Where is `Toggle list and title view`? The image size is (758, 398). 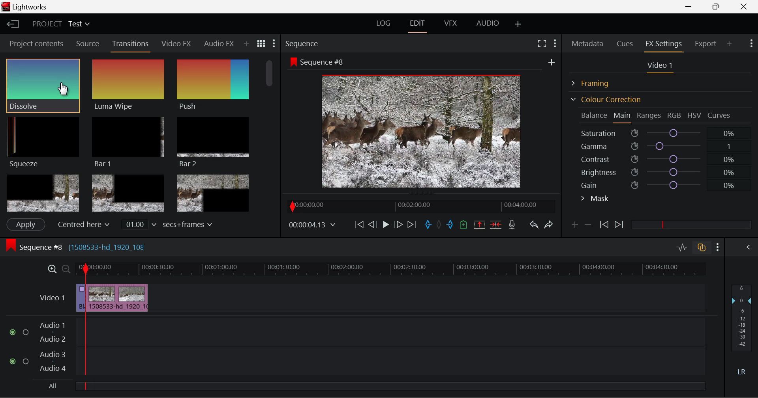 Toggle list and title view is located at coordinates (261, 43).